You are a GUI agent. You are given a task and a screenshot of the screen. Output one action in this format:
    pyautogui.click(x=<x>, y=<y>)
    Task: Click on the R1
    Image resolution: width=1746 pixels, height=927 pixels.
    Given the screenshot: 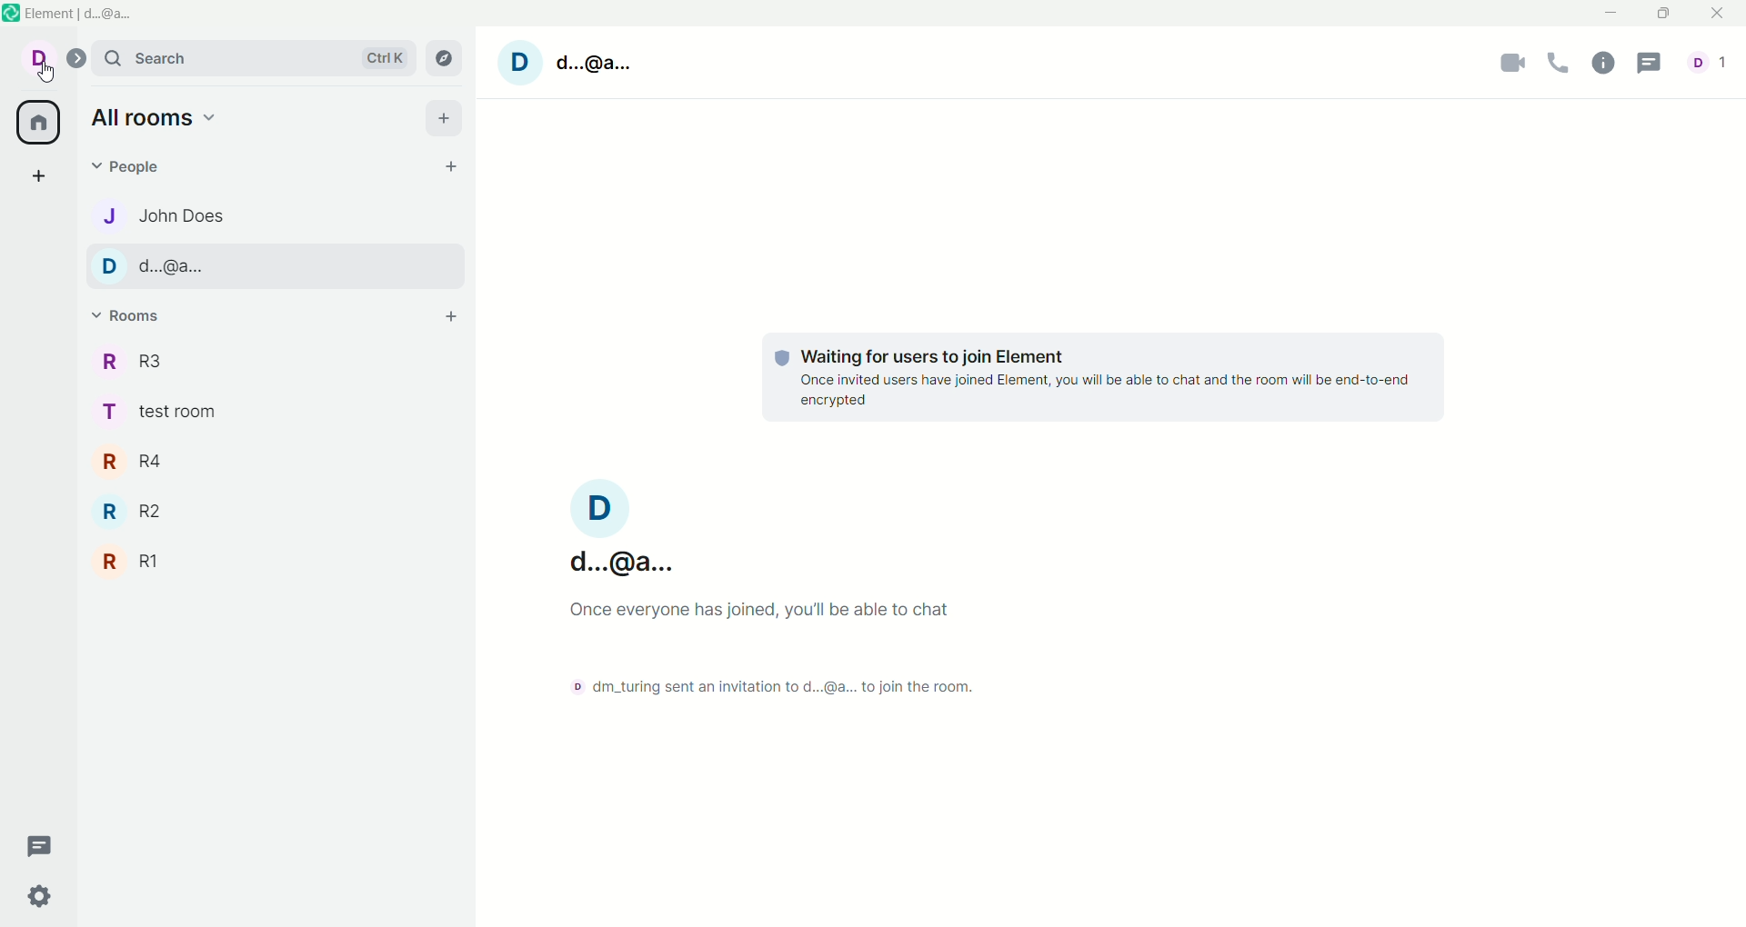 What is the action you would take?
    pyautogui.click(x=133, y=562)
    